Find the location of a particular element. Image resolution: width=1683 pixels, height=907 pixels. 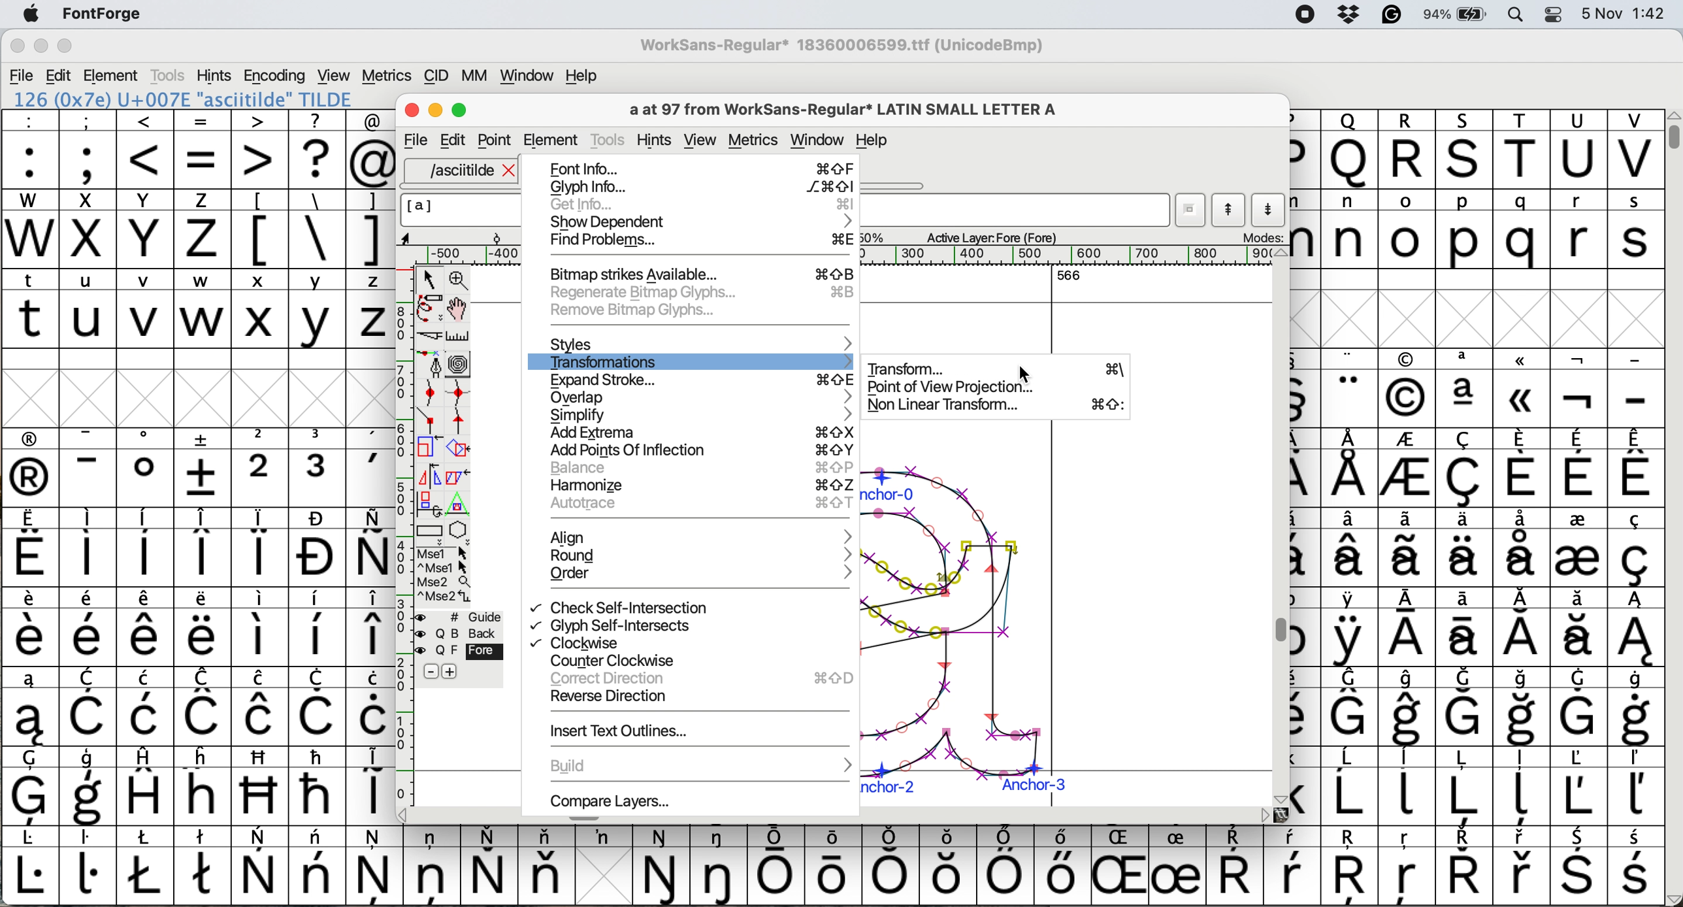

 is located at coordinates (1406, 389).